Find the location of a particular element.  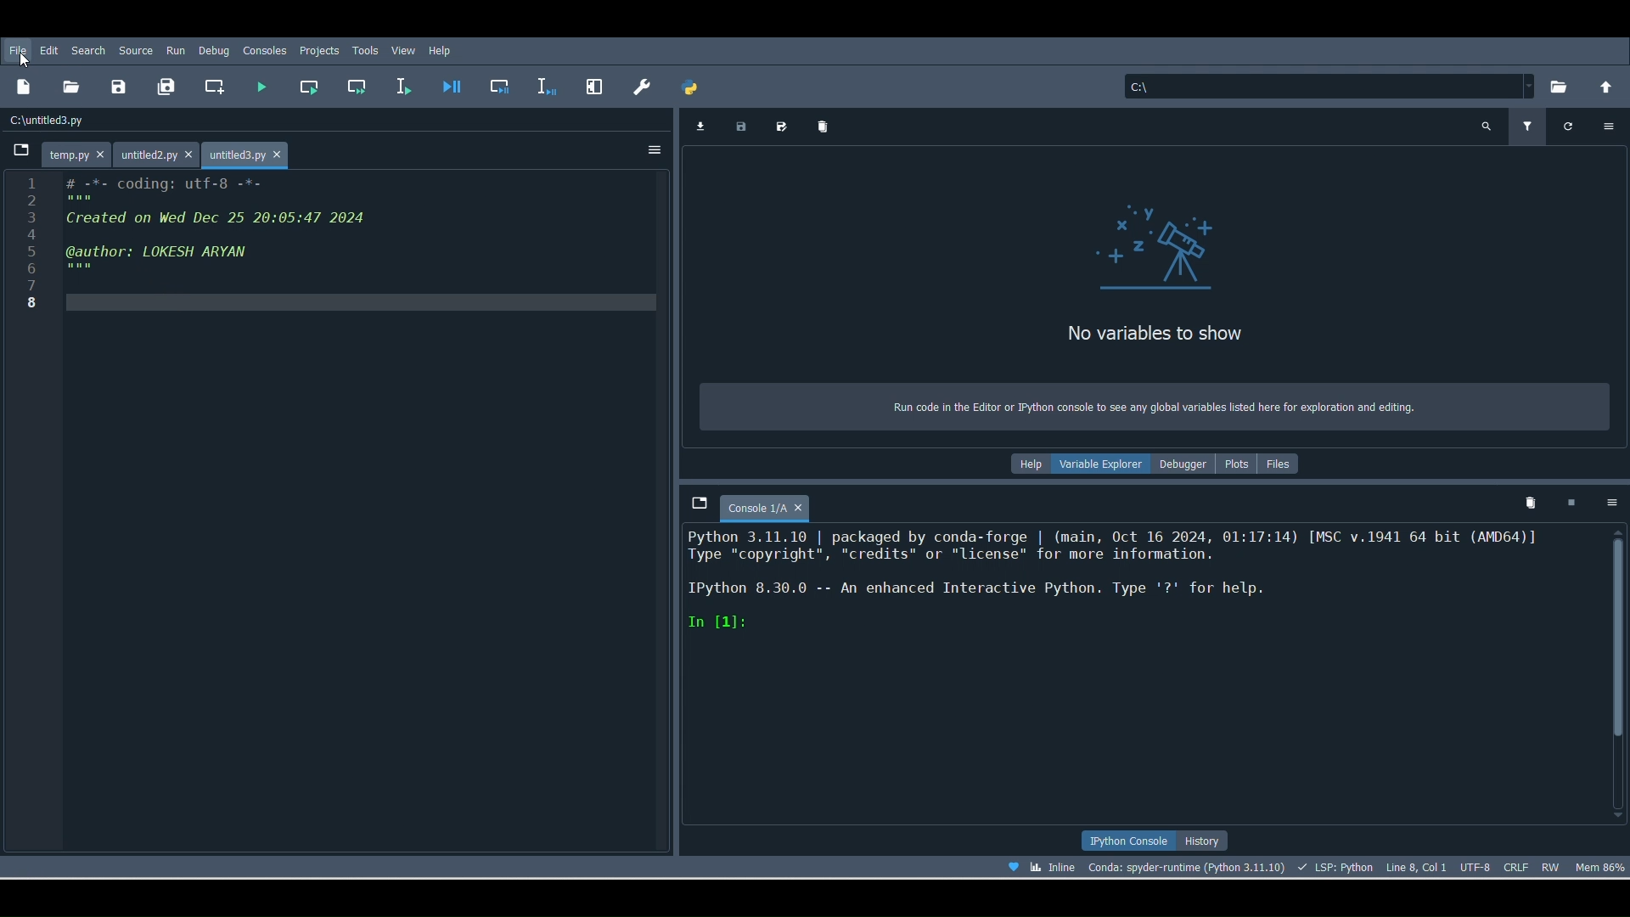

Run current cell (Ctrl + Return) is located at coordinates (312, 86).